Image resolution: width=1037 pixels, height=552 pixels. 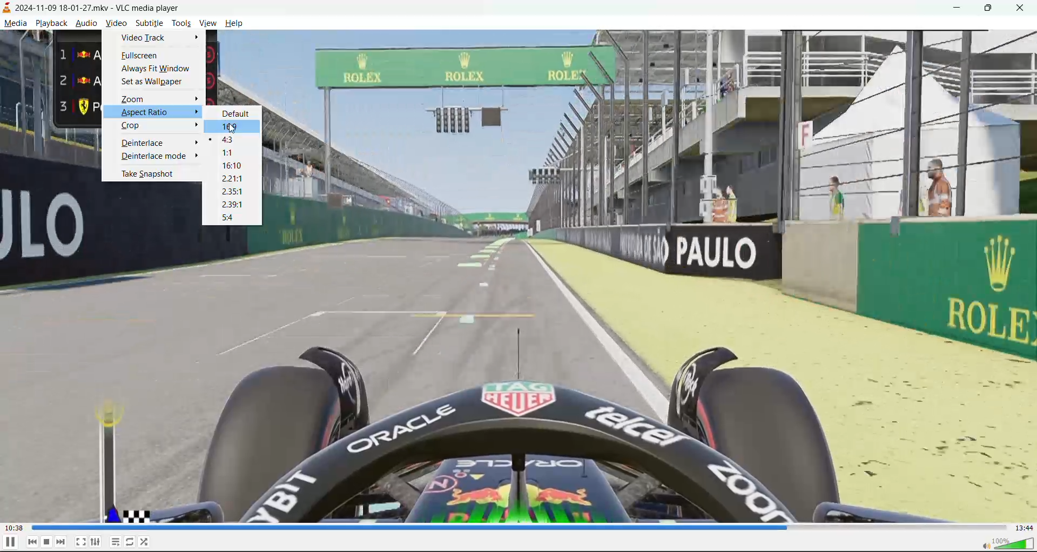 What do you see at coordinates (231, 218) in the screenshot?
I see `5:4` at bounding box center [231, 218].